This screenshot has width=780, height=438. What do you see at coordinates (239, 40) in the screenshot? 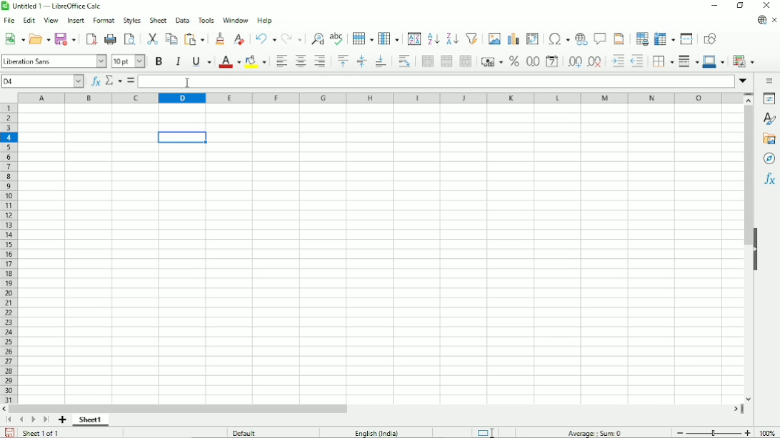
I see `Clear direct formatting` at bounding box center [239, 40].